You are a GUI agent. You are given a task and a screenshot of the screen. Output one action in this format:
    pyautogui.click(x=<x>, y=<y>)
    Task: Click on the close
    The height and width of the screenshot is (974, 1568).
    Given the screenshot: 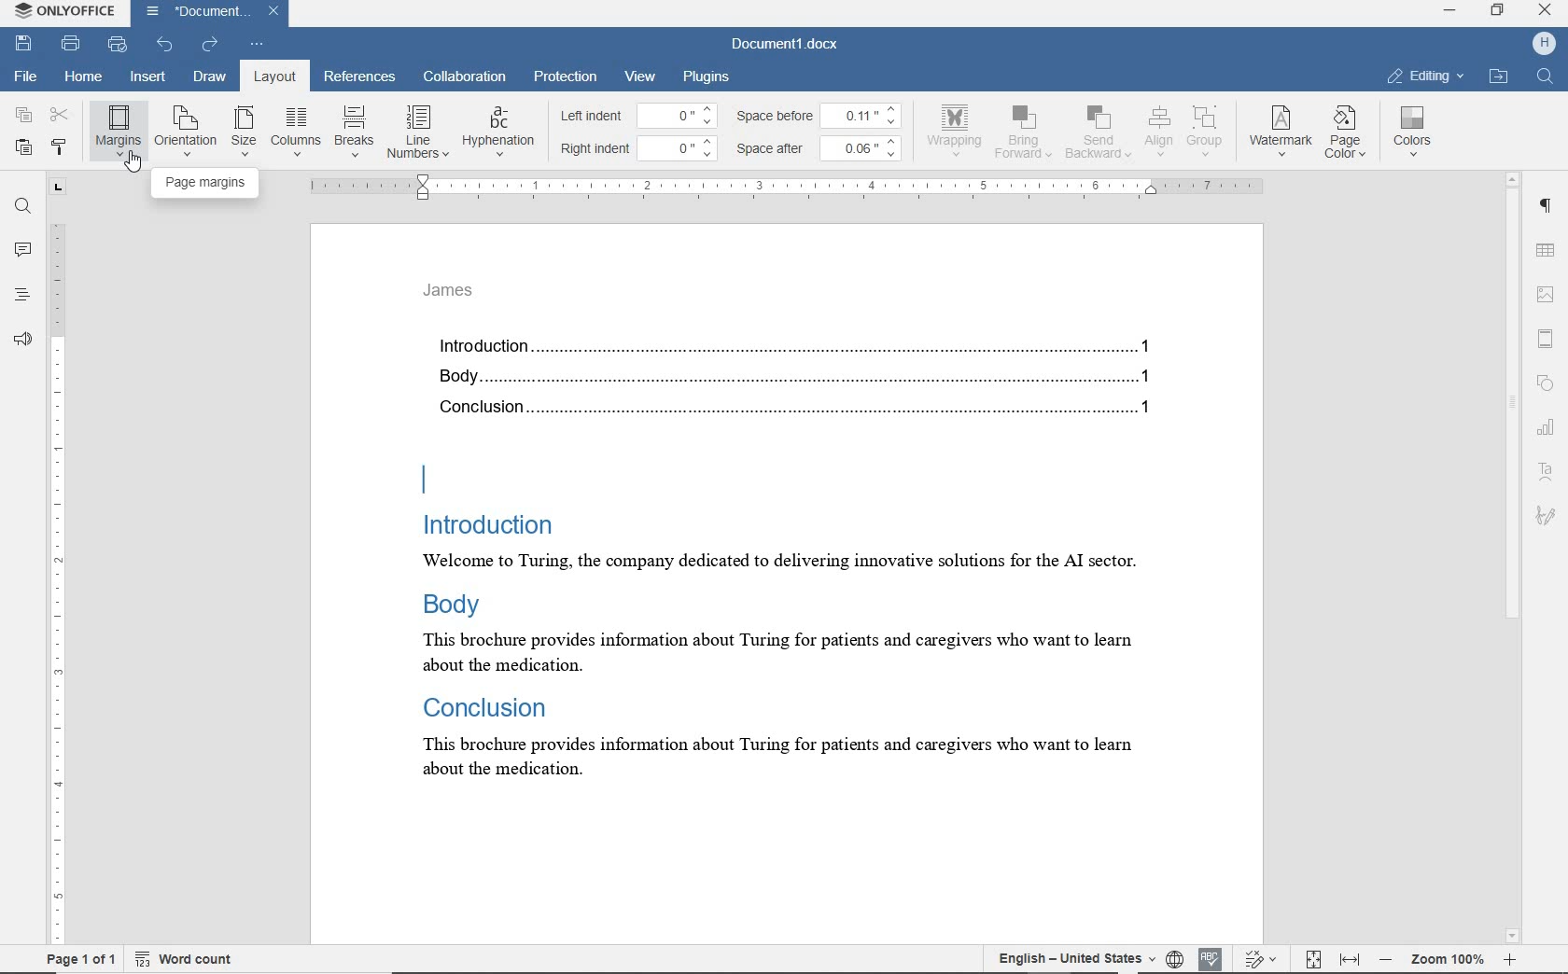 What is the action you would take?
    pyautogui.click(x=279, y=9)
    